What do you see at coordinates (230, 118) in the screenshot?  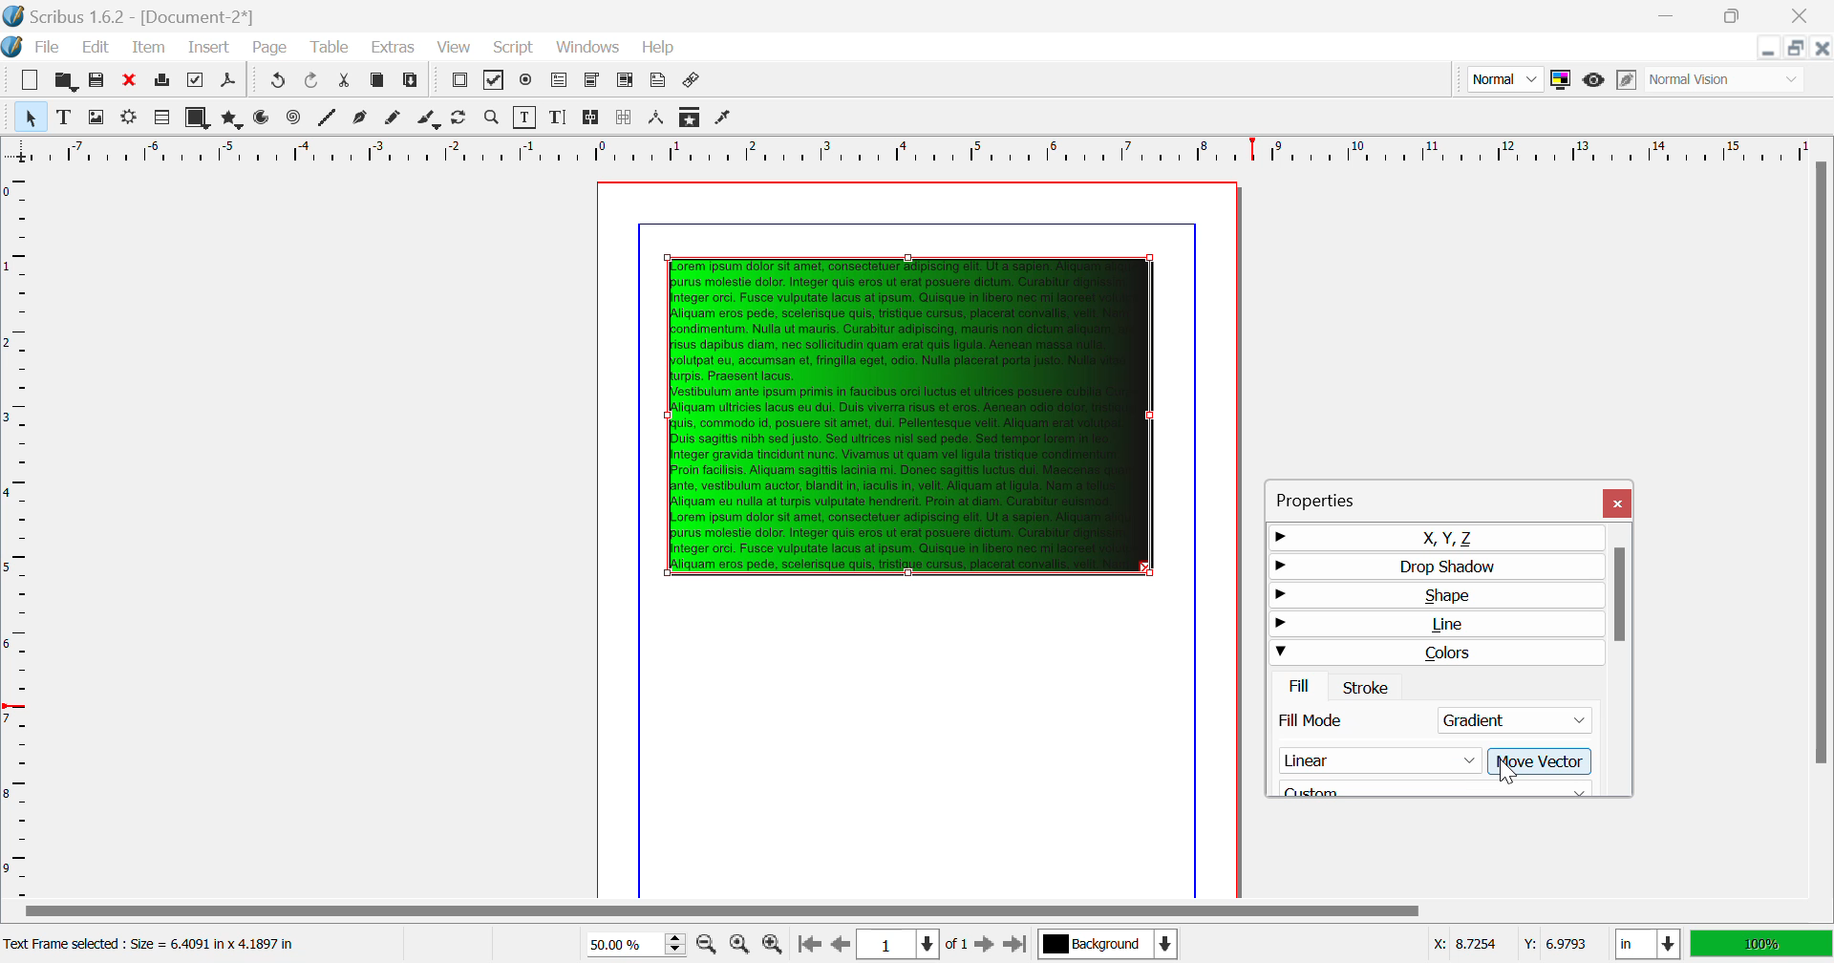 I see `Polygons` at bounding box center [230, 118].